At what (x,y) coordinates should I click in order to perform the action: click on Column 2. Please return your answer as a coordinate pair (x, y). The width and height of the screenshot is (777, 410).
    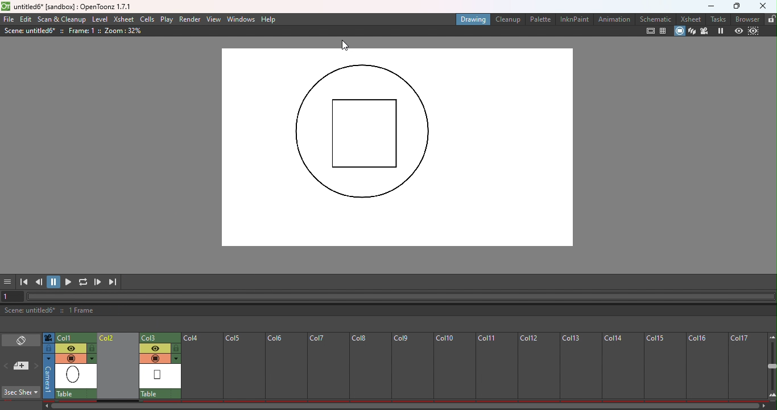
    Looking at the image, I should click on (118, 367).